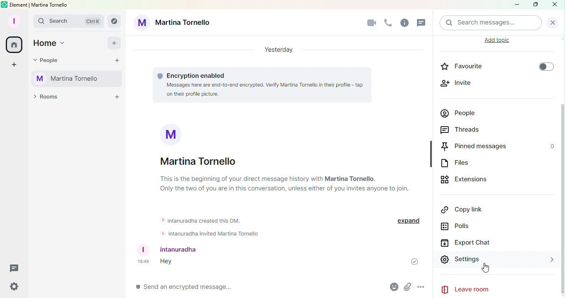 The height and width of the screenshot is (298, 565). What do you see at coordinates (69, 21) in the screenshot?
I see `Search bar` at bounding box center [69, 21].